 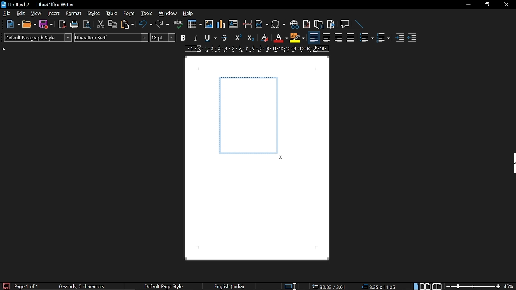 I want to click on insert line, so click(x=357, y=24).